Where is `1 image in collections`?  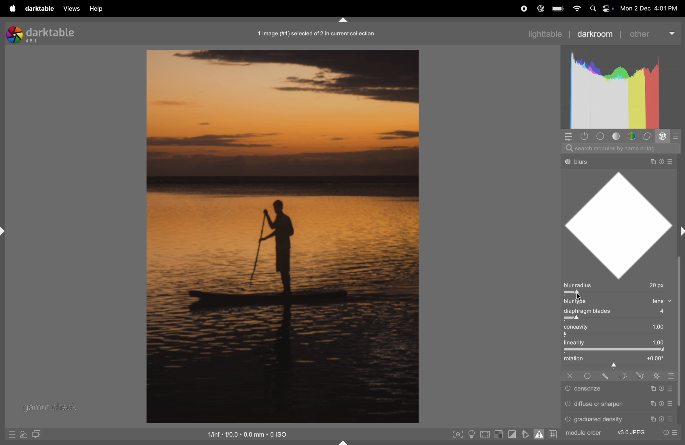 1 image in collections is located at coordinates (319, 33).